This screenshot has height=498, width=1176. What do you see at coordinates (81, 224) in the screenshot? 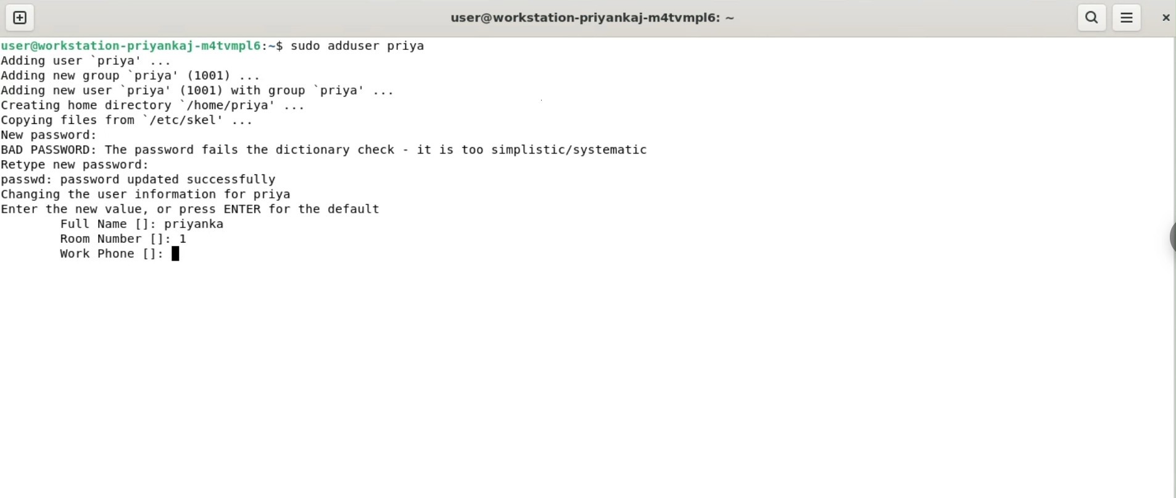
I see `full name [] :` at bounding box center [81, 224].